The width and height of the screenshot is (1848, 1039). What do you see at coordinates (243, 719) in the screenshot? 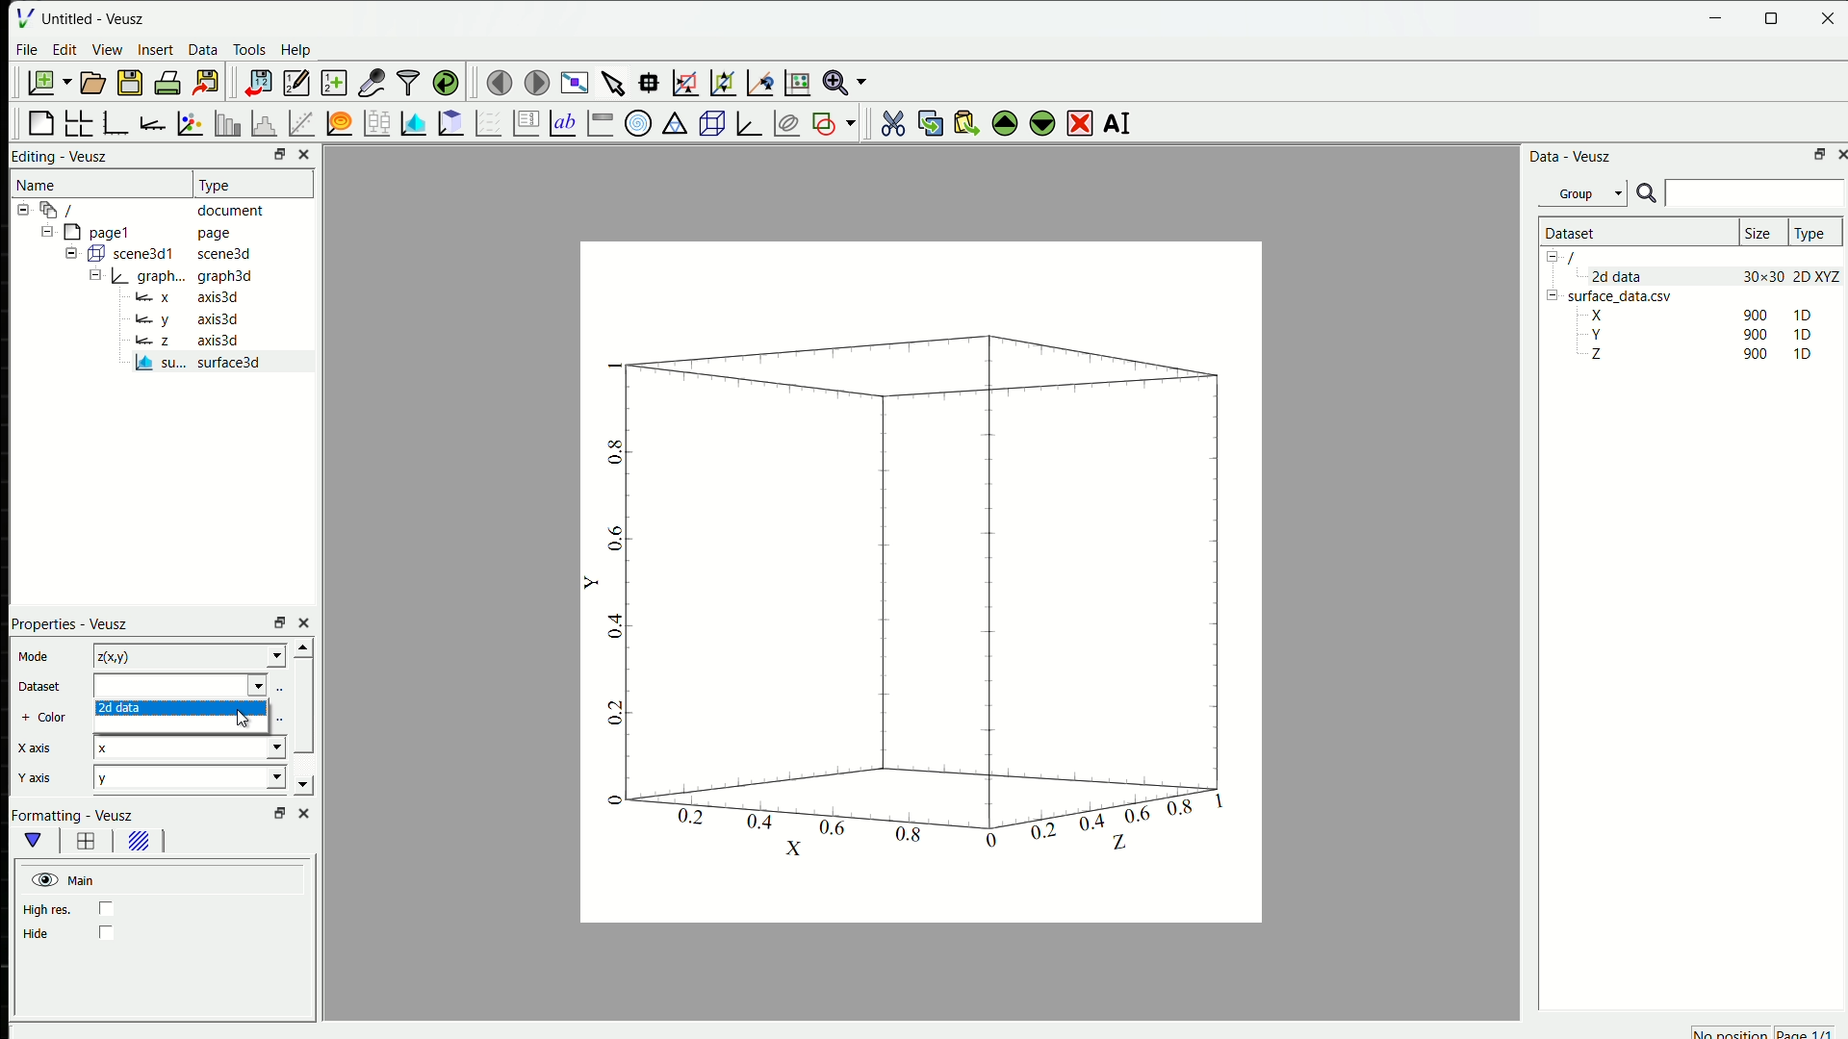
I see `cursor` at bounding box center [243, 719].